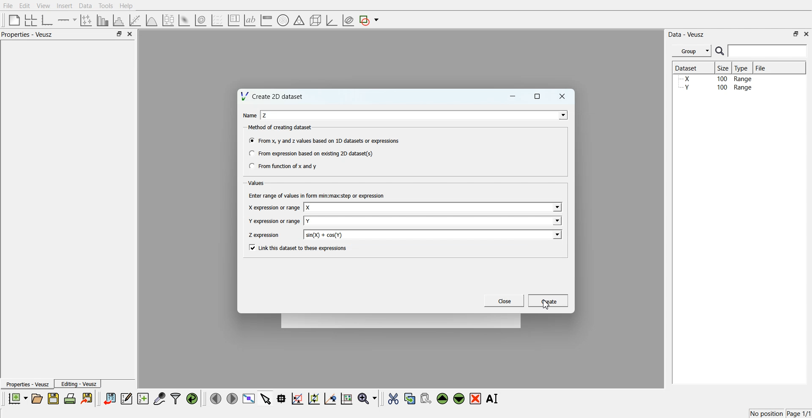  I want to click on Histogram of dataset, so click(118, 21).